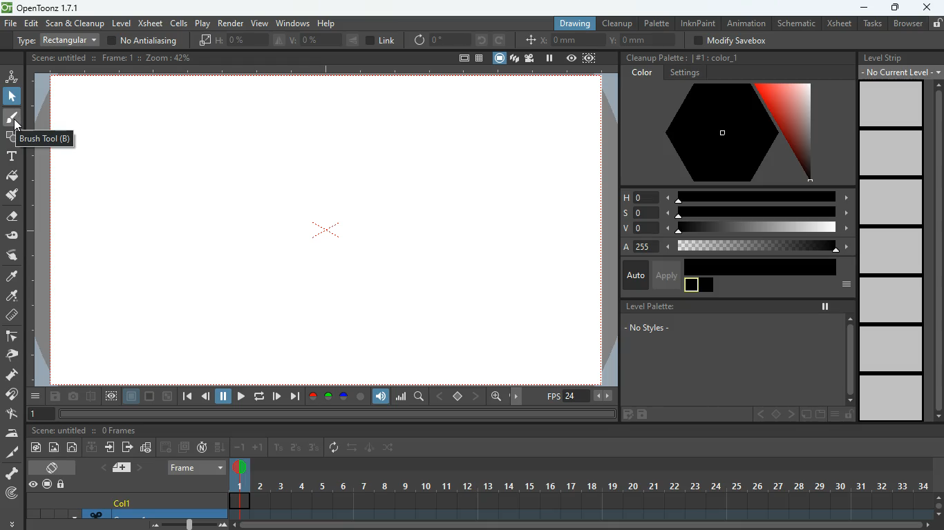 Image resolution: width=944 pixels, height=530 pixels. I want to click on right, so click(518, 397).